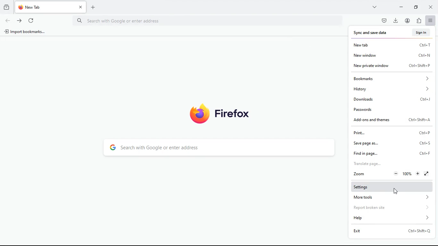 The image size is (438, 246). Describe the element at coordinates (392, 153) in the screenshot. I see `find in page` at that location.